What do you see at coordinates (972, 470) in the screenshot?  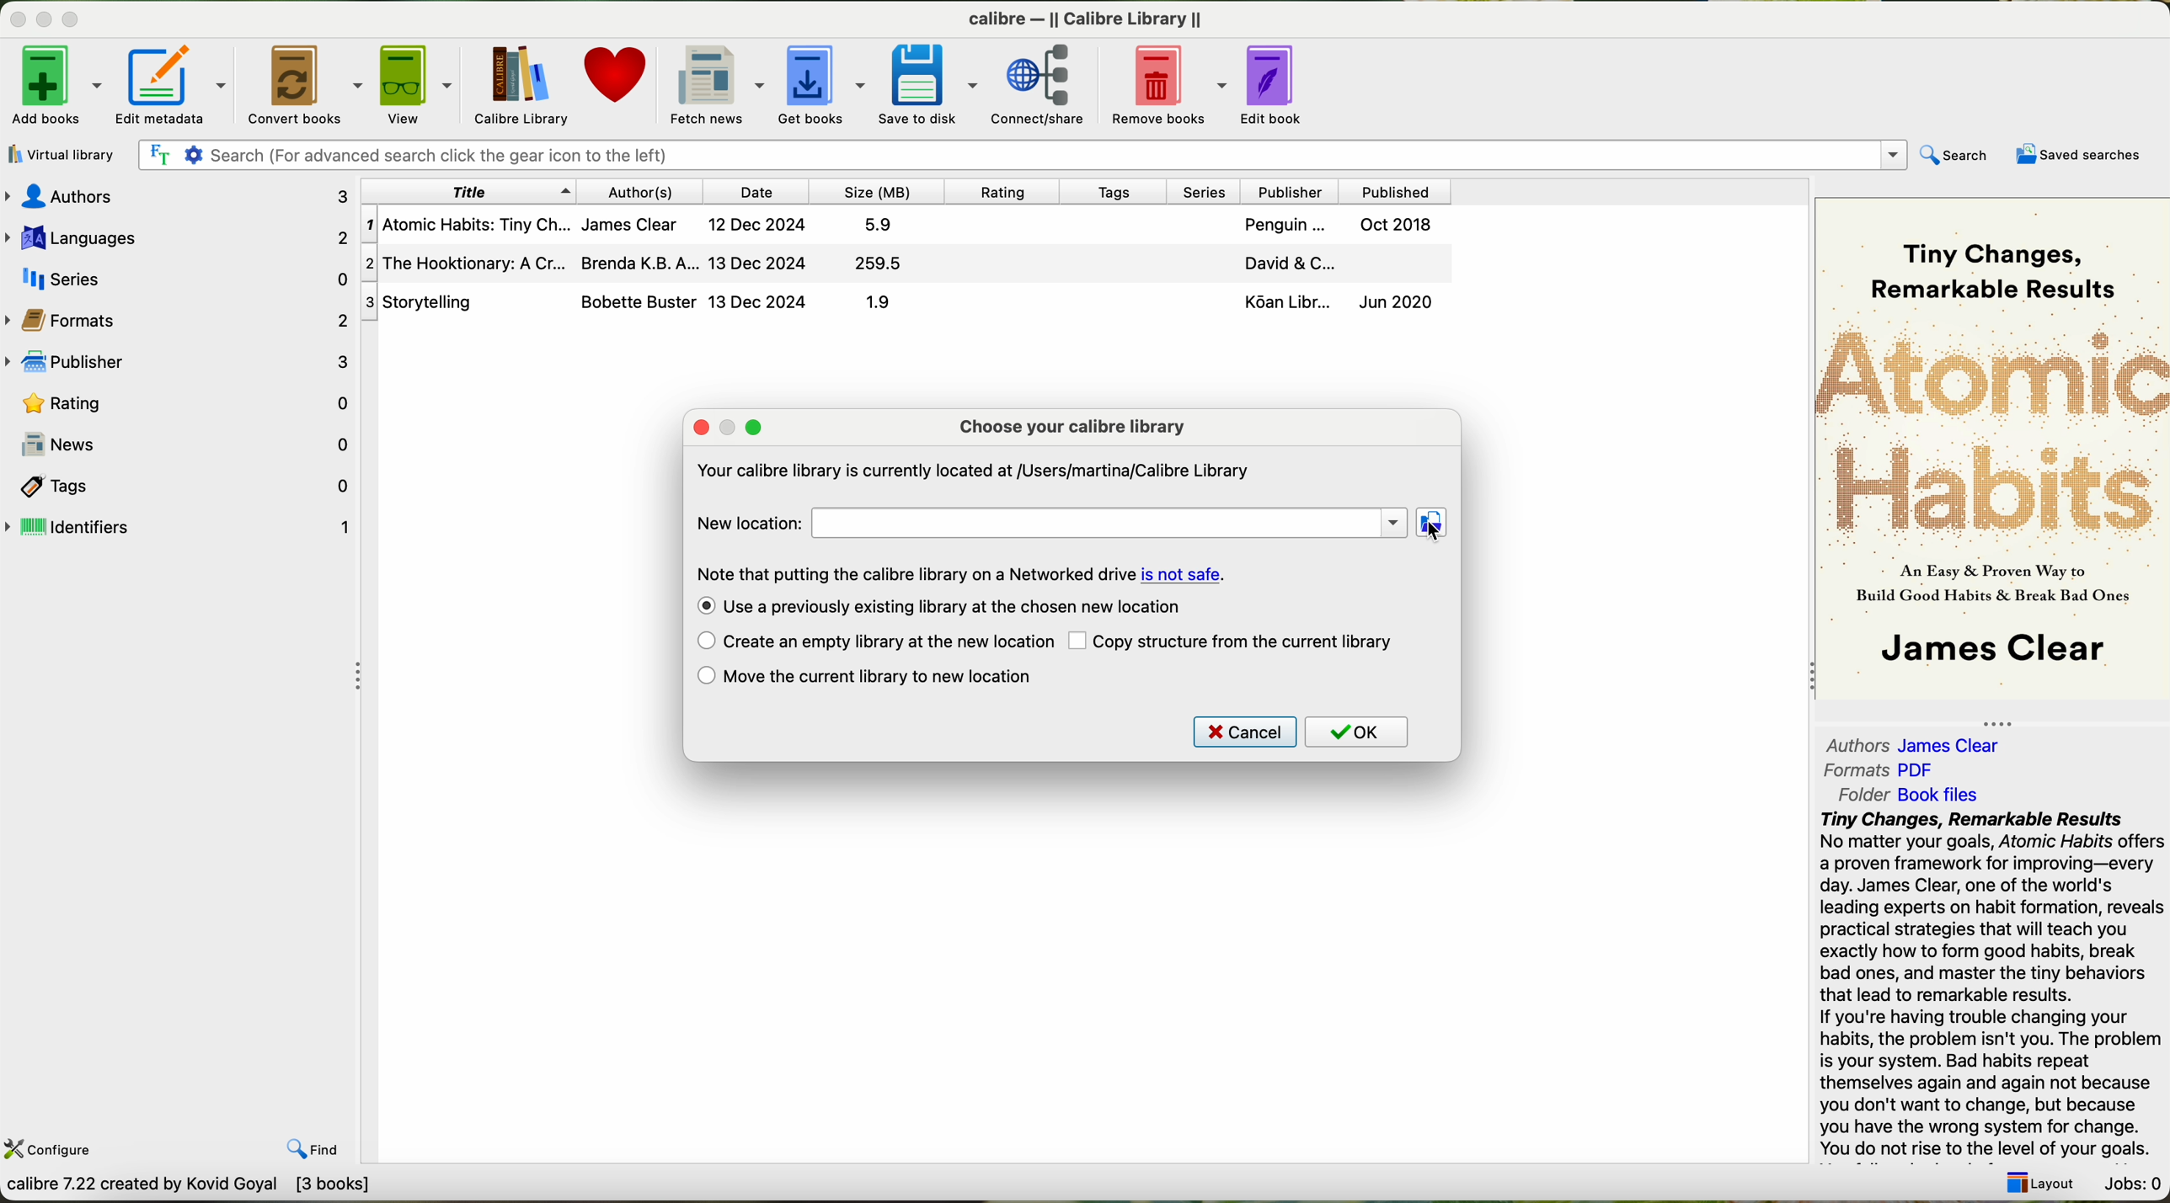 I see `your calibre library is currently located at user/martina/Calibre Library` at bounding box center [972, 470].